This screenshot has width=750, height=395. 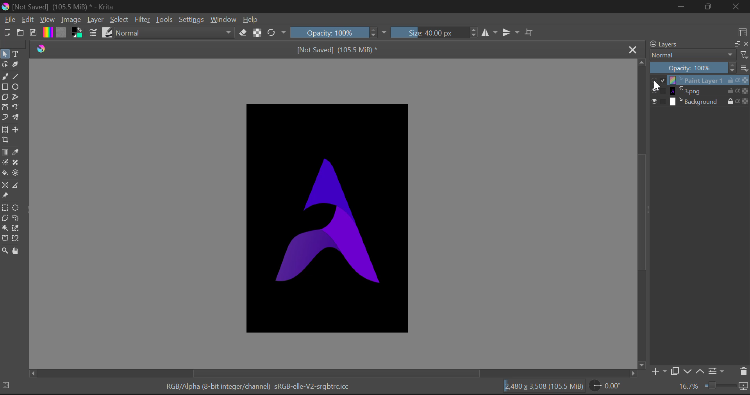 What do you see at coordinates (708, 7) in the screenshot?
I see `Maximise` at bounding box center [708, 7].